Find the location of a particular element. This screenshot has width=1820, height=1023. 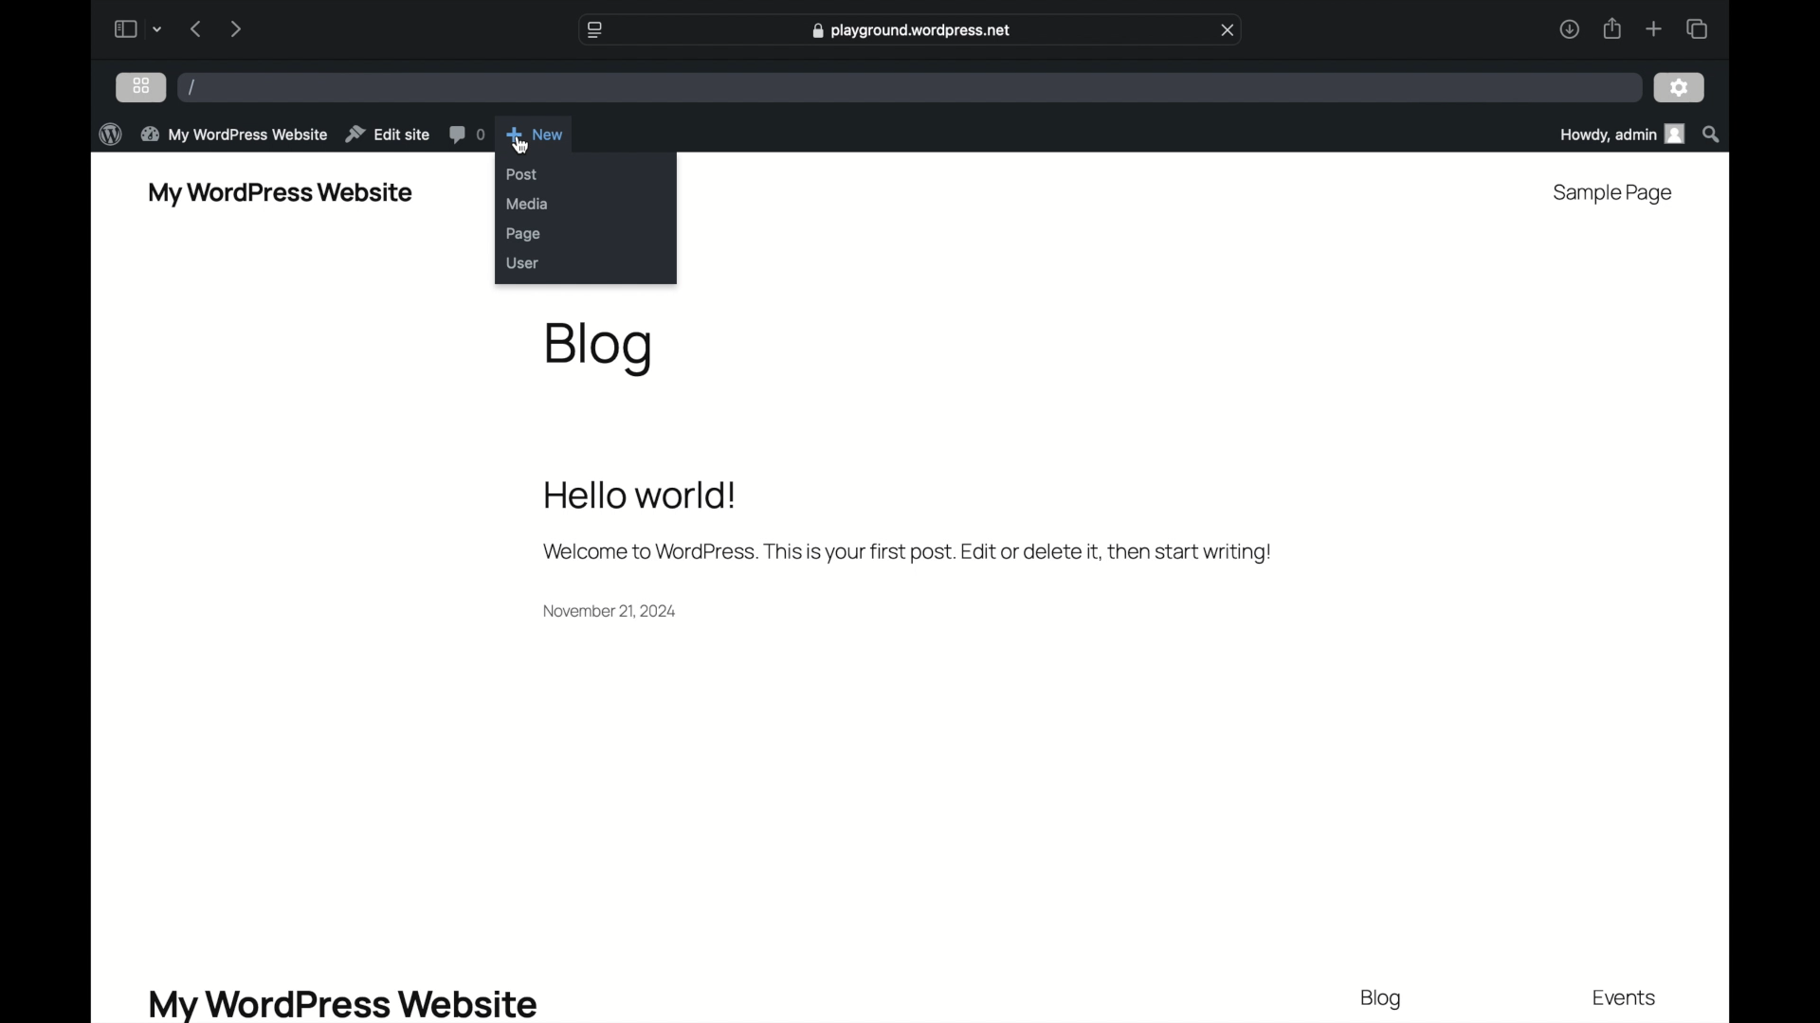

new tab is located at coordinates (1654, 28).